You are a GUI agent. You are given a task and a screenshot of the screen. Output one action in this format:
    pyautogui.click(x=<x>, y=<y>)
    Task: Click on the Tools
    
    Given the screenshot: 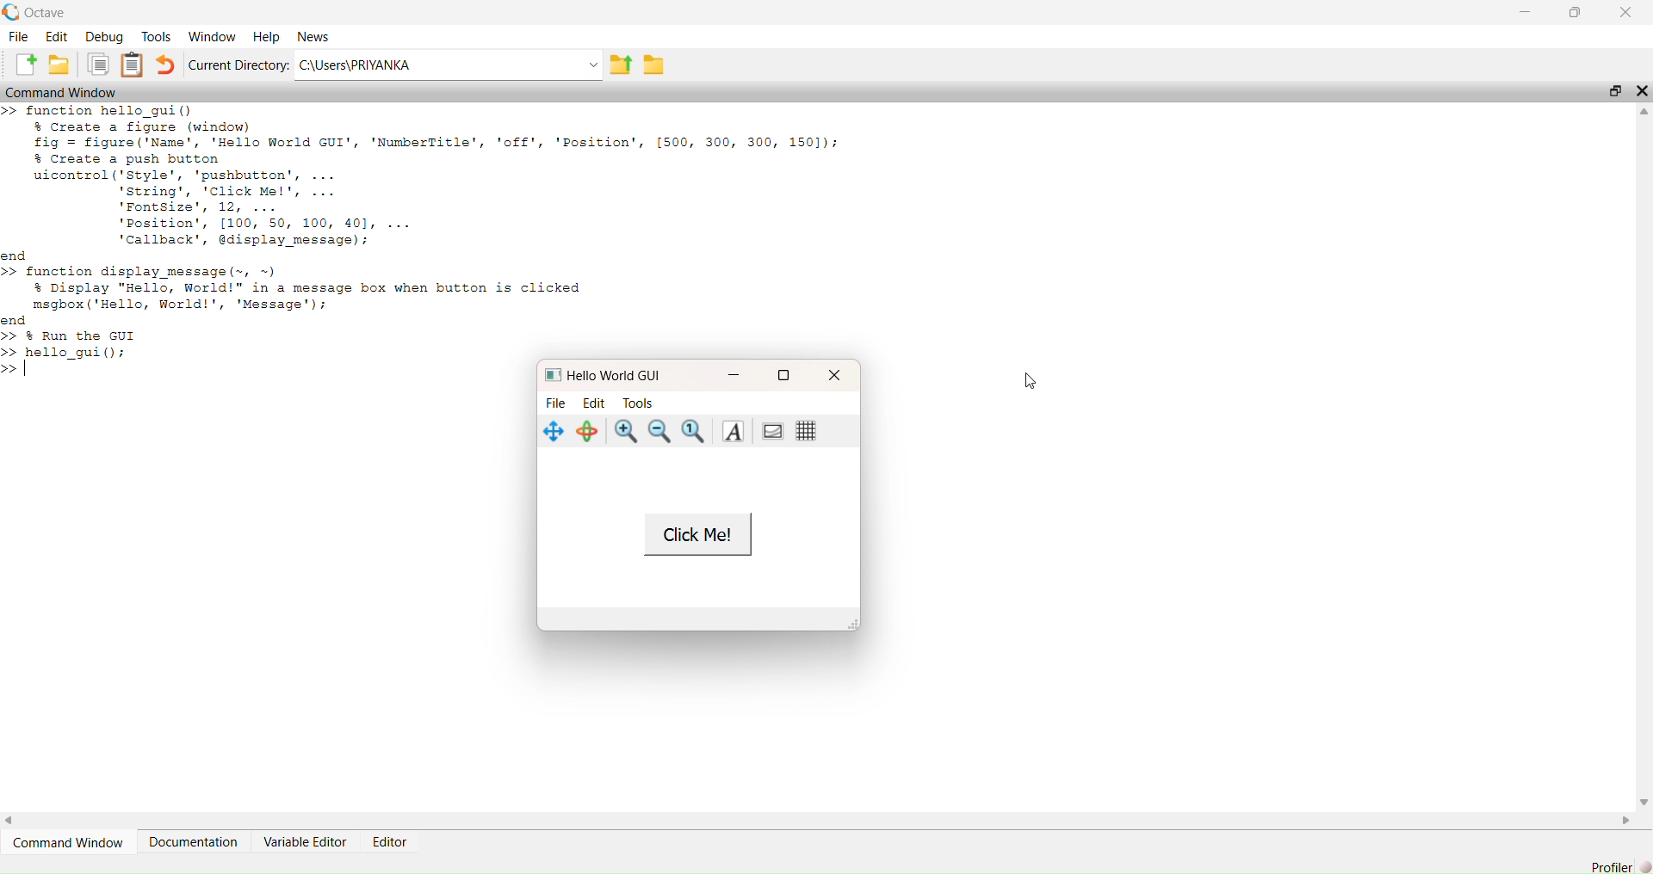 What is the action you would take?
    pyautogui.click(x=643, y=402)
    